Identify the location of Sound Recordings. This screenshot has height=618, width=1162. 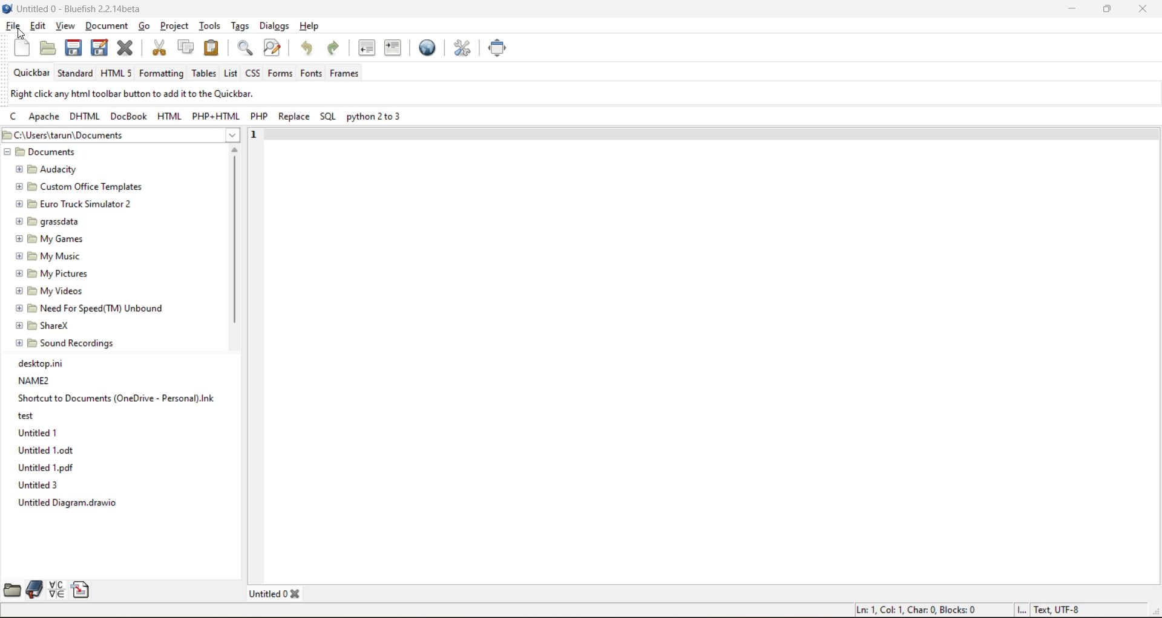
(64, 342).